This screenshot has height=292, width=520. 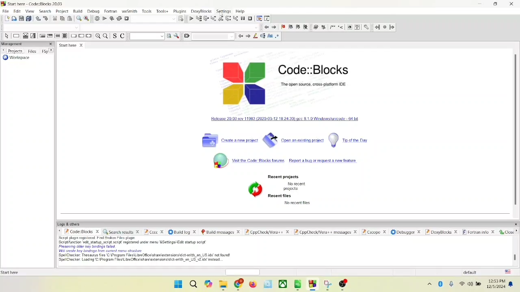 What do you see at coordinates (50, 45) in the screenshot?
I see `close` at bounding box center [50, 45].